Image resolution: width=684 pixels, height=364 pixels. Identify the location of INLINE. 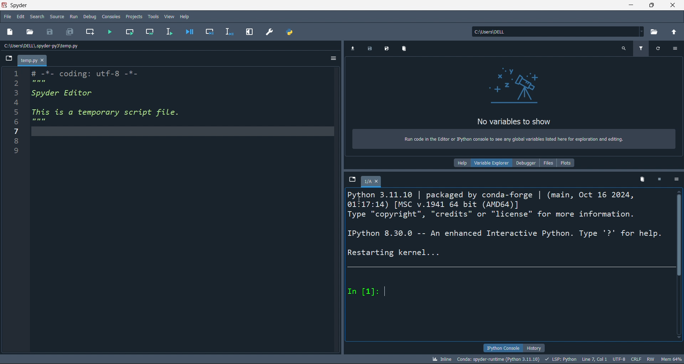
(441, 359).